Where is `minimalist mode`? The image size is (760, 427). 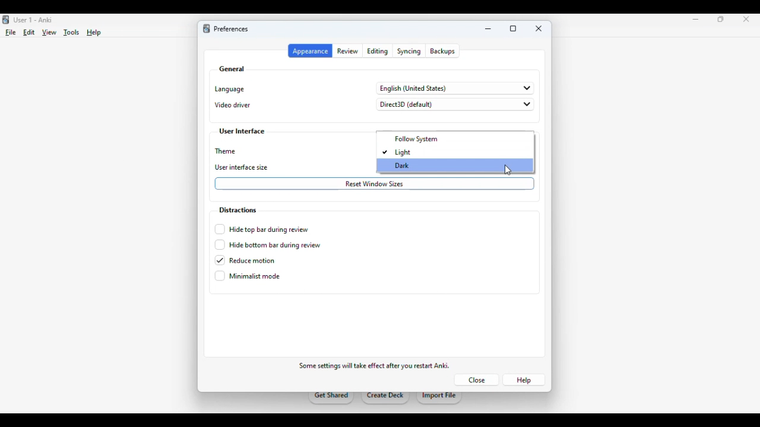
minimalist mode is located at coordinates (248, 276).